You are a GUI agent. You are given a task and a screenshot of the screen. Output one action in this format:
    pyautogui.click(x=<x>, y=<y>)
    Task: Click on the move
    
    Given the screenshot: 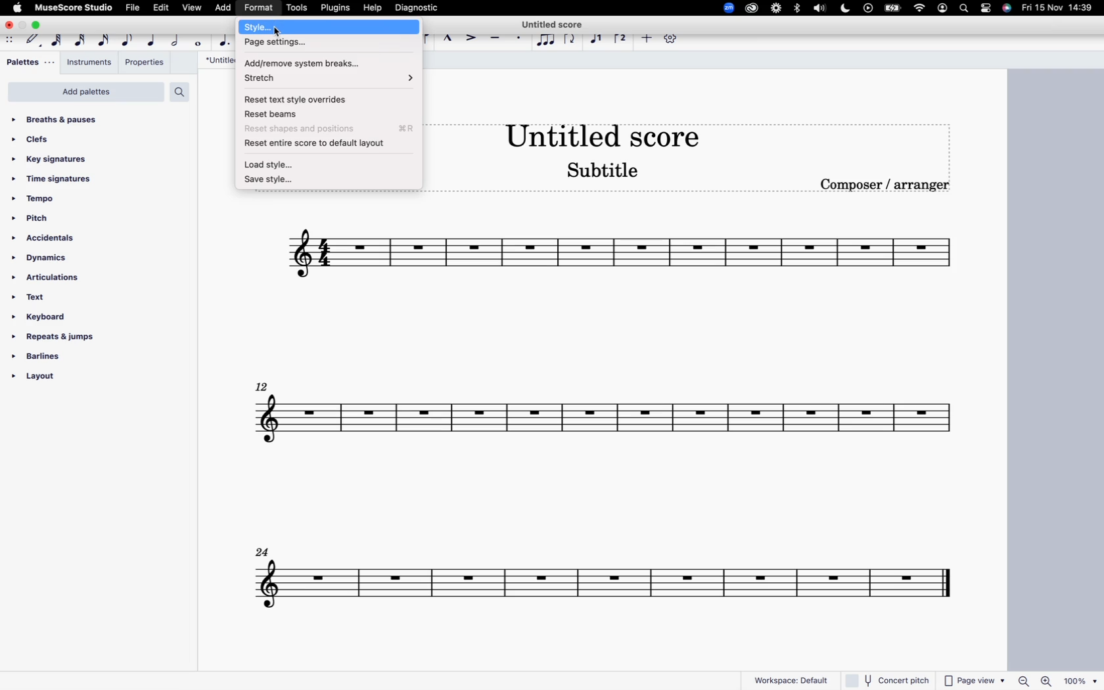 What is the action you would take?
    pyautogui.click(x=10, y=41)
    